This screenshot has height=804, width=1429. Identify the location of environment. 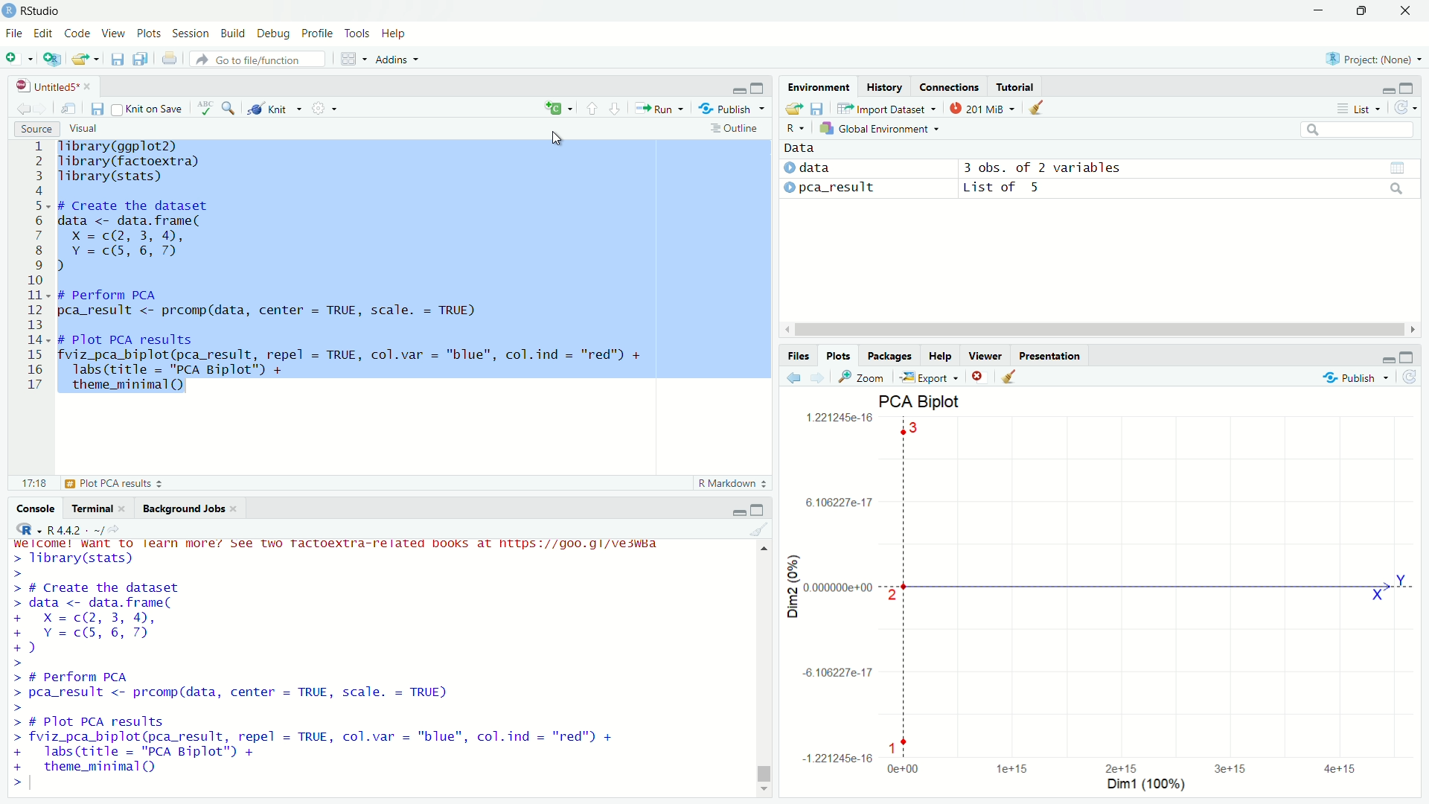
(819, 86).